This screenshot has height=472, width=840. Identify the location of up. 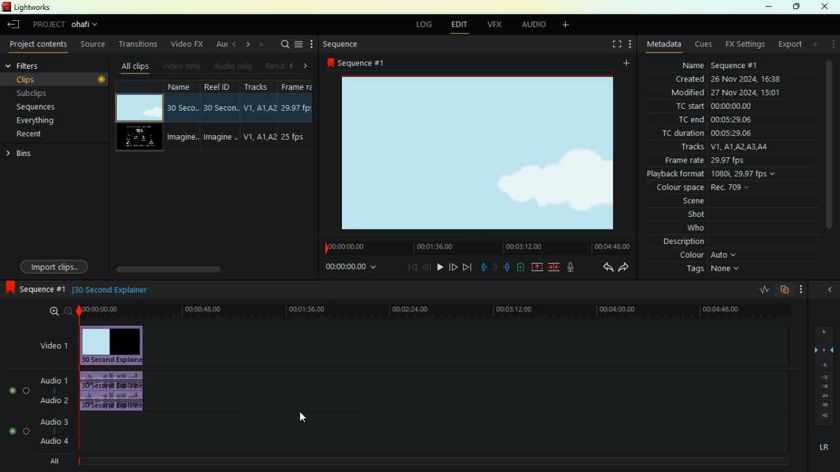
(535, 267).